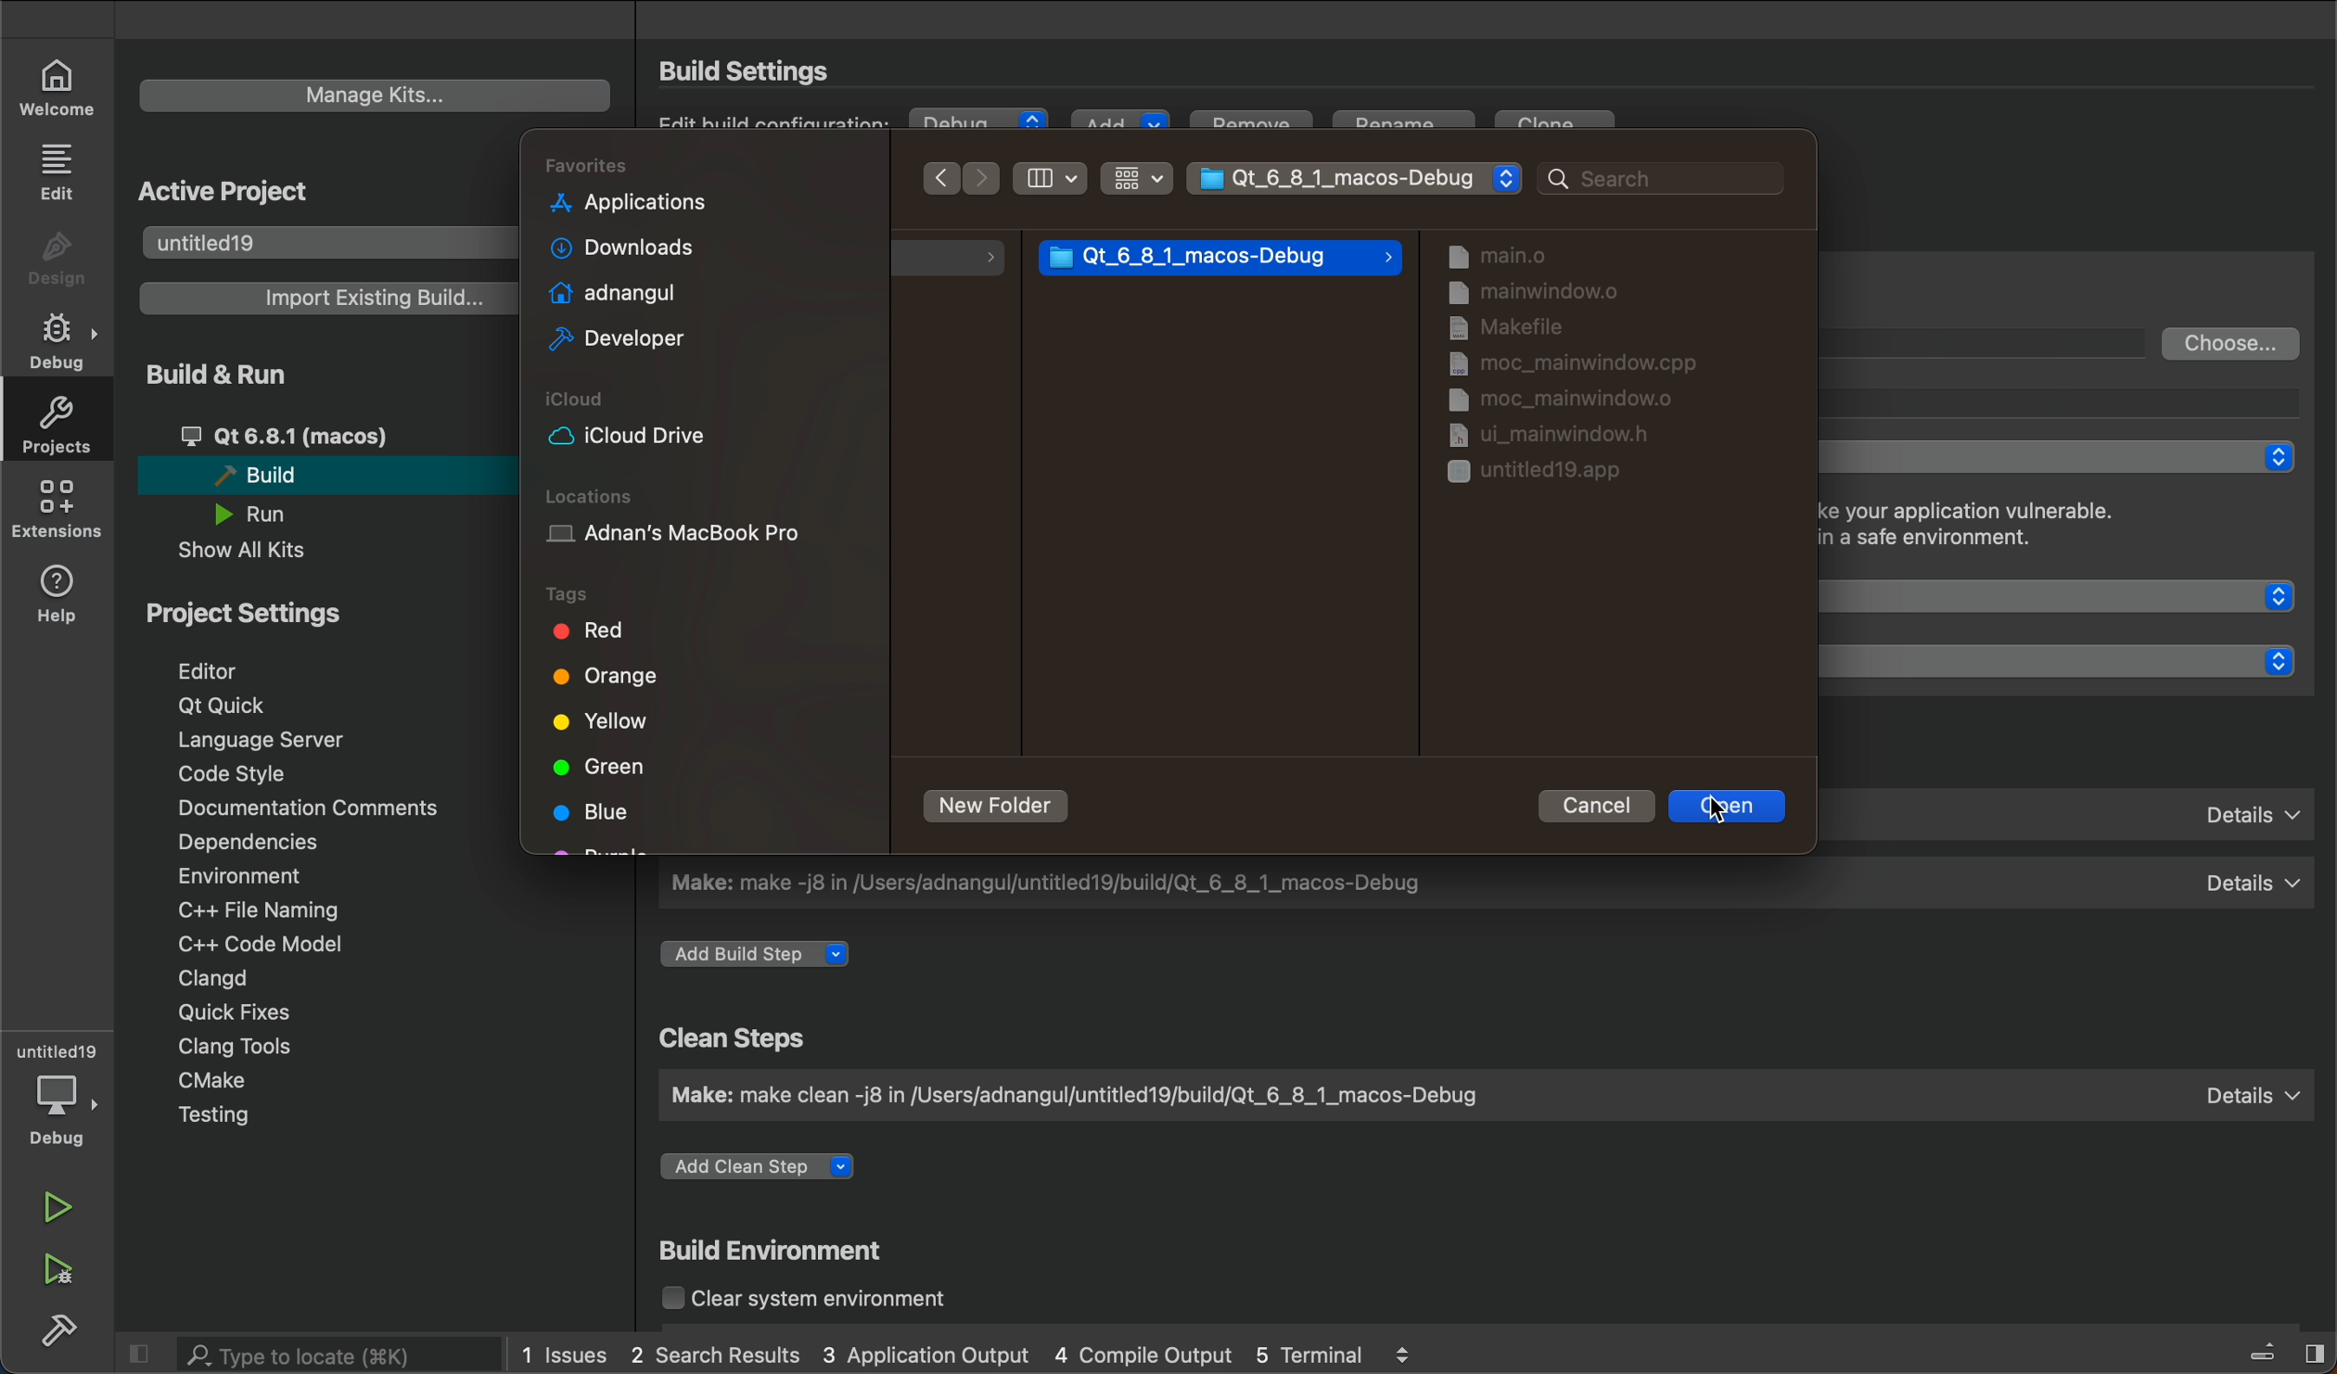  What do you see at coordinates (57, 1050) in the screenshot?
I see `untitled` at bounding box center [57, 1050].